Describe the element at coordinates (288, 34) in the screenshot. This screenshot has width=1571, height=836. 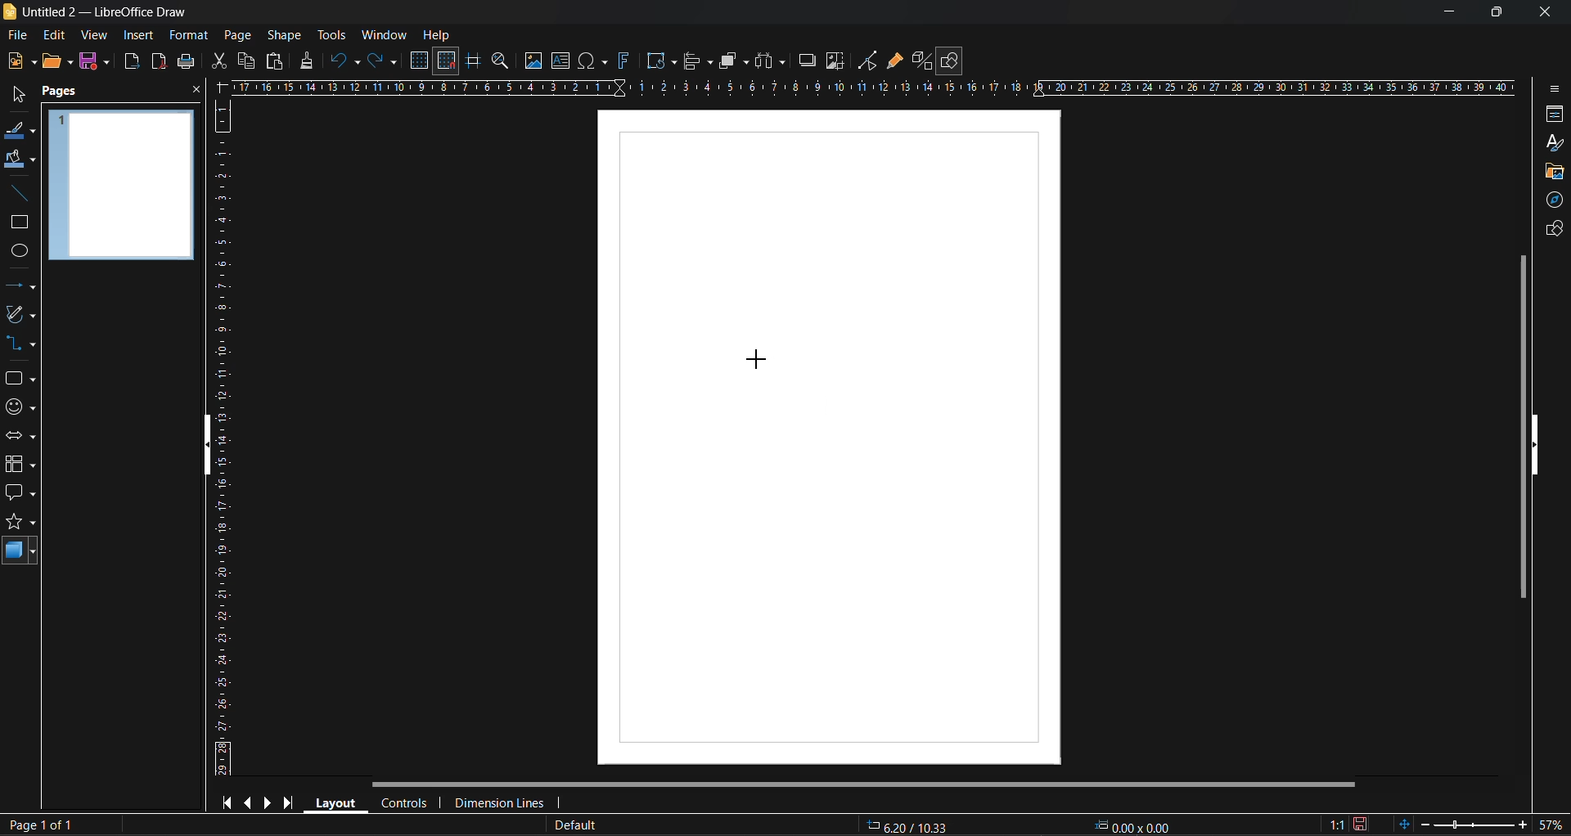
I see `shape` at that location.